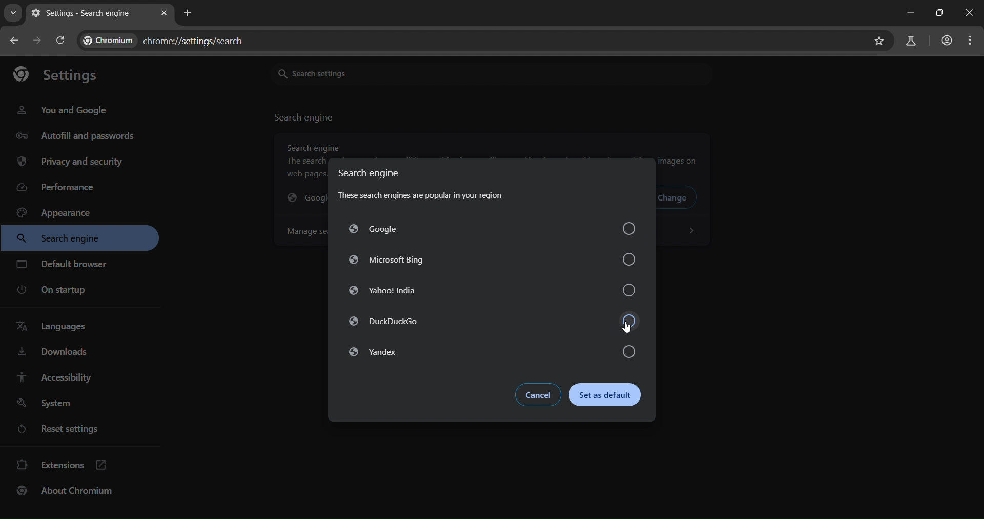 This screenshot has height=519, width=984. I want to click on new tab, so click(188, 13).